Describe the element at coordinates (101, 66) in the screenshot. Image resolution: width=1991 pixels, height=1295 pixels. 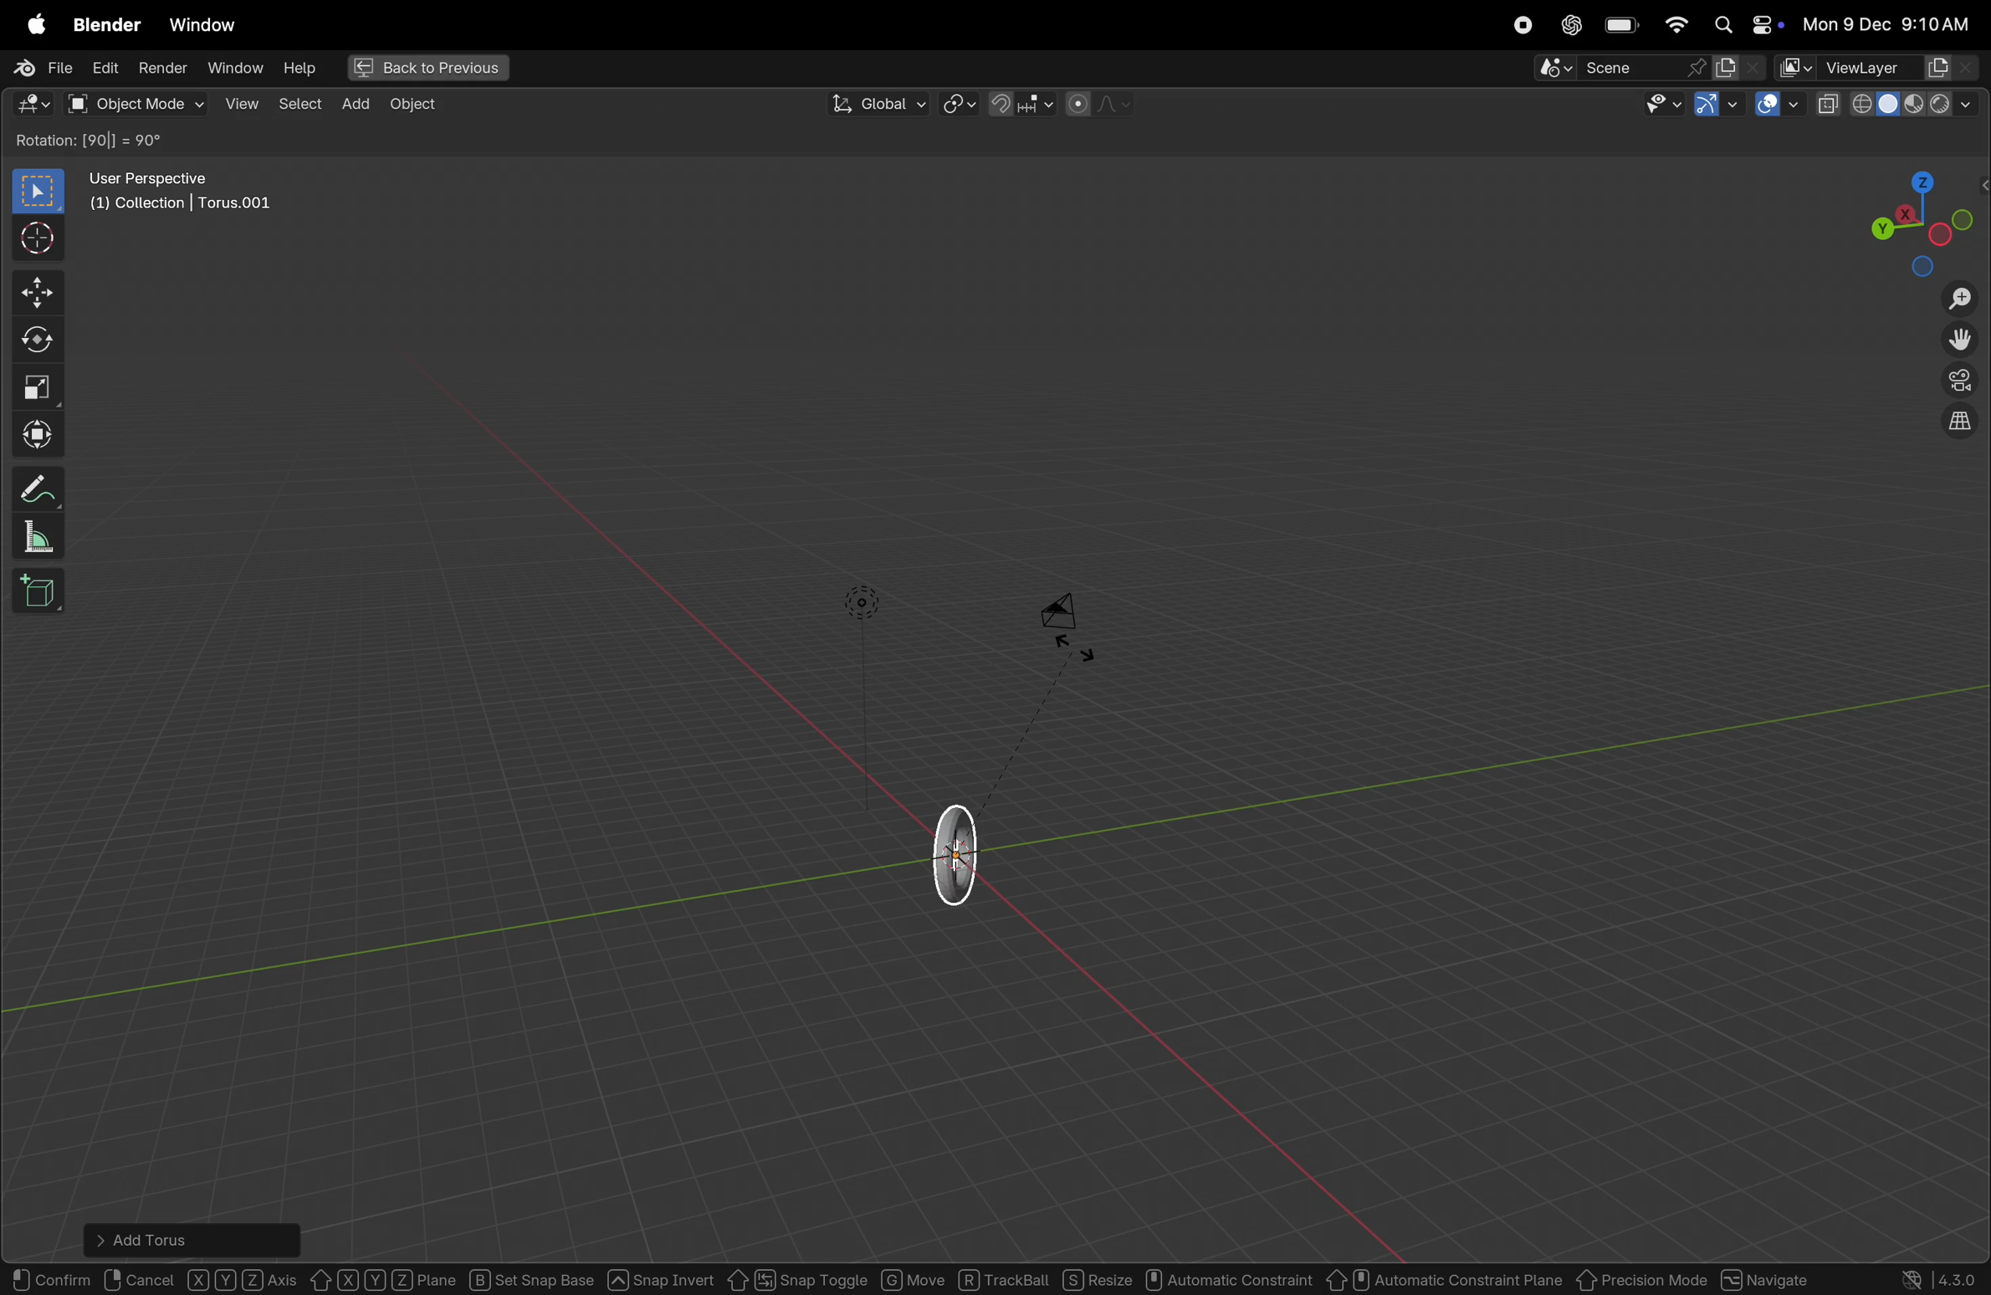
I see `edit` at that location.